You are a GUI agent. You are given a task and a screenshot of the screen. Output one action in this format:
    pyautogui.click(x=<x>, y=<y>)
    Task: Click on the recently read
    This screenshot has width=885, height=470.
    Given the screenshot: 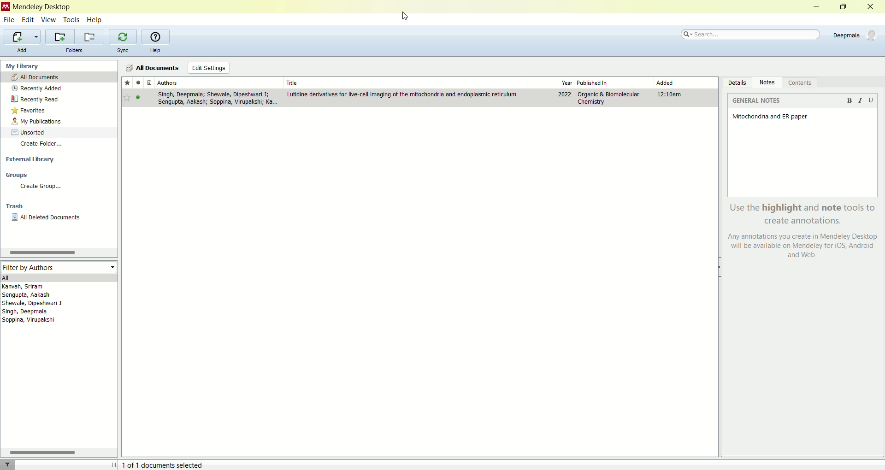 What is the action you would take?
    pyautogui.click(x=58, y=99)
    